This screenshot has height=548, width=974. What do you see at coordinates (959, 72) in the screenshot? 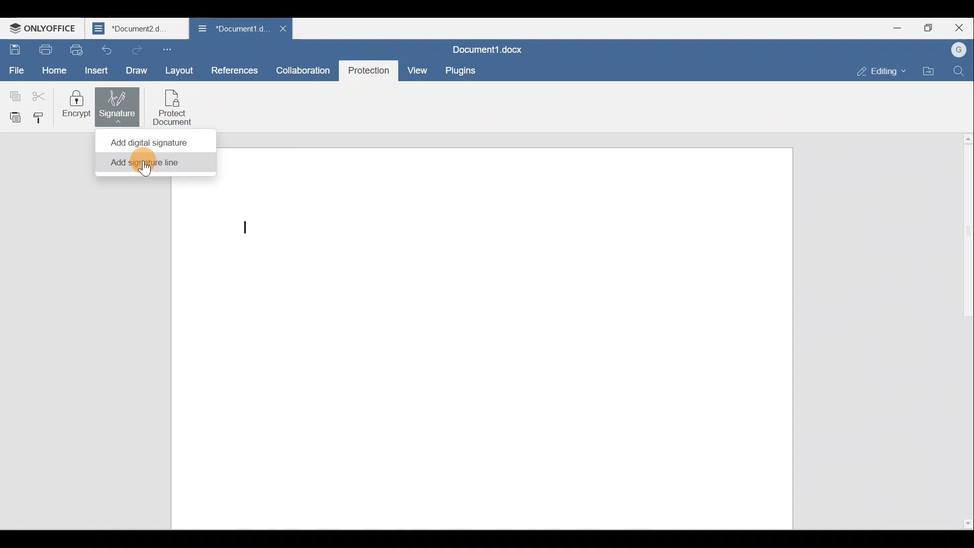
I see `Find` at bounding box center [959, 72].